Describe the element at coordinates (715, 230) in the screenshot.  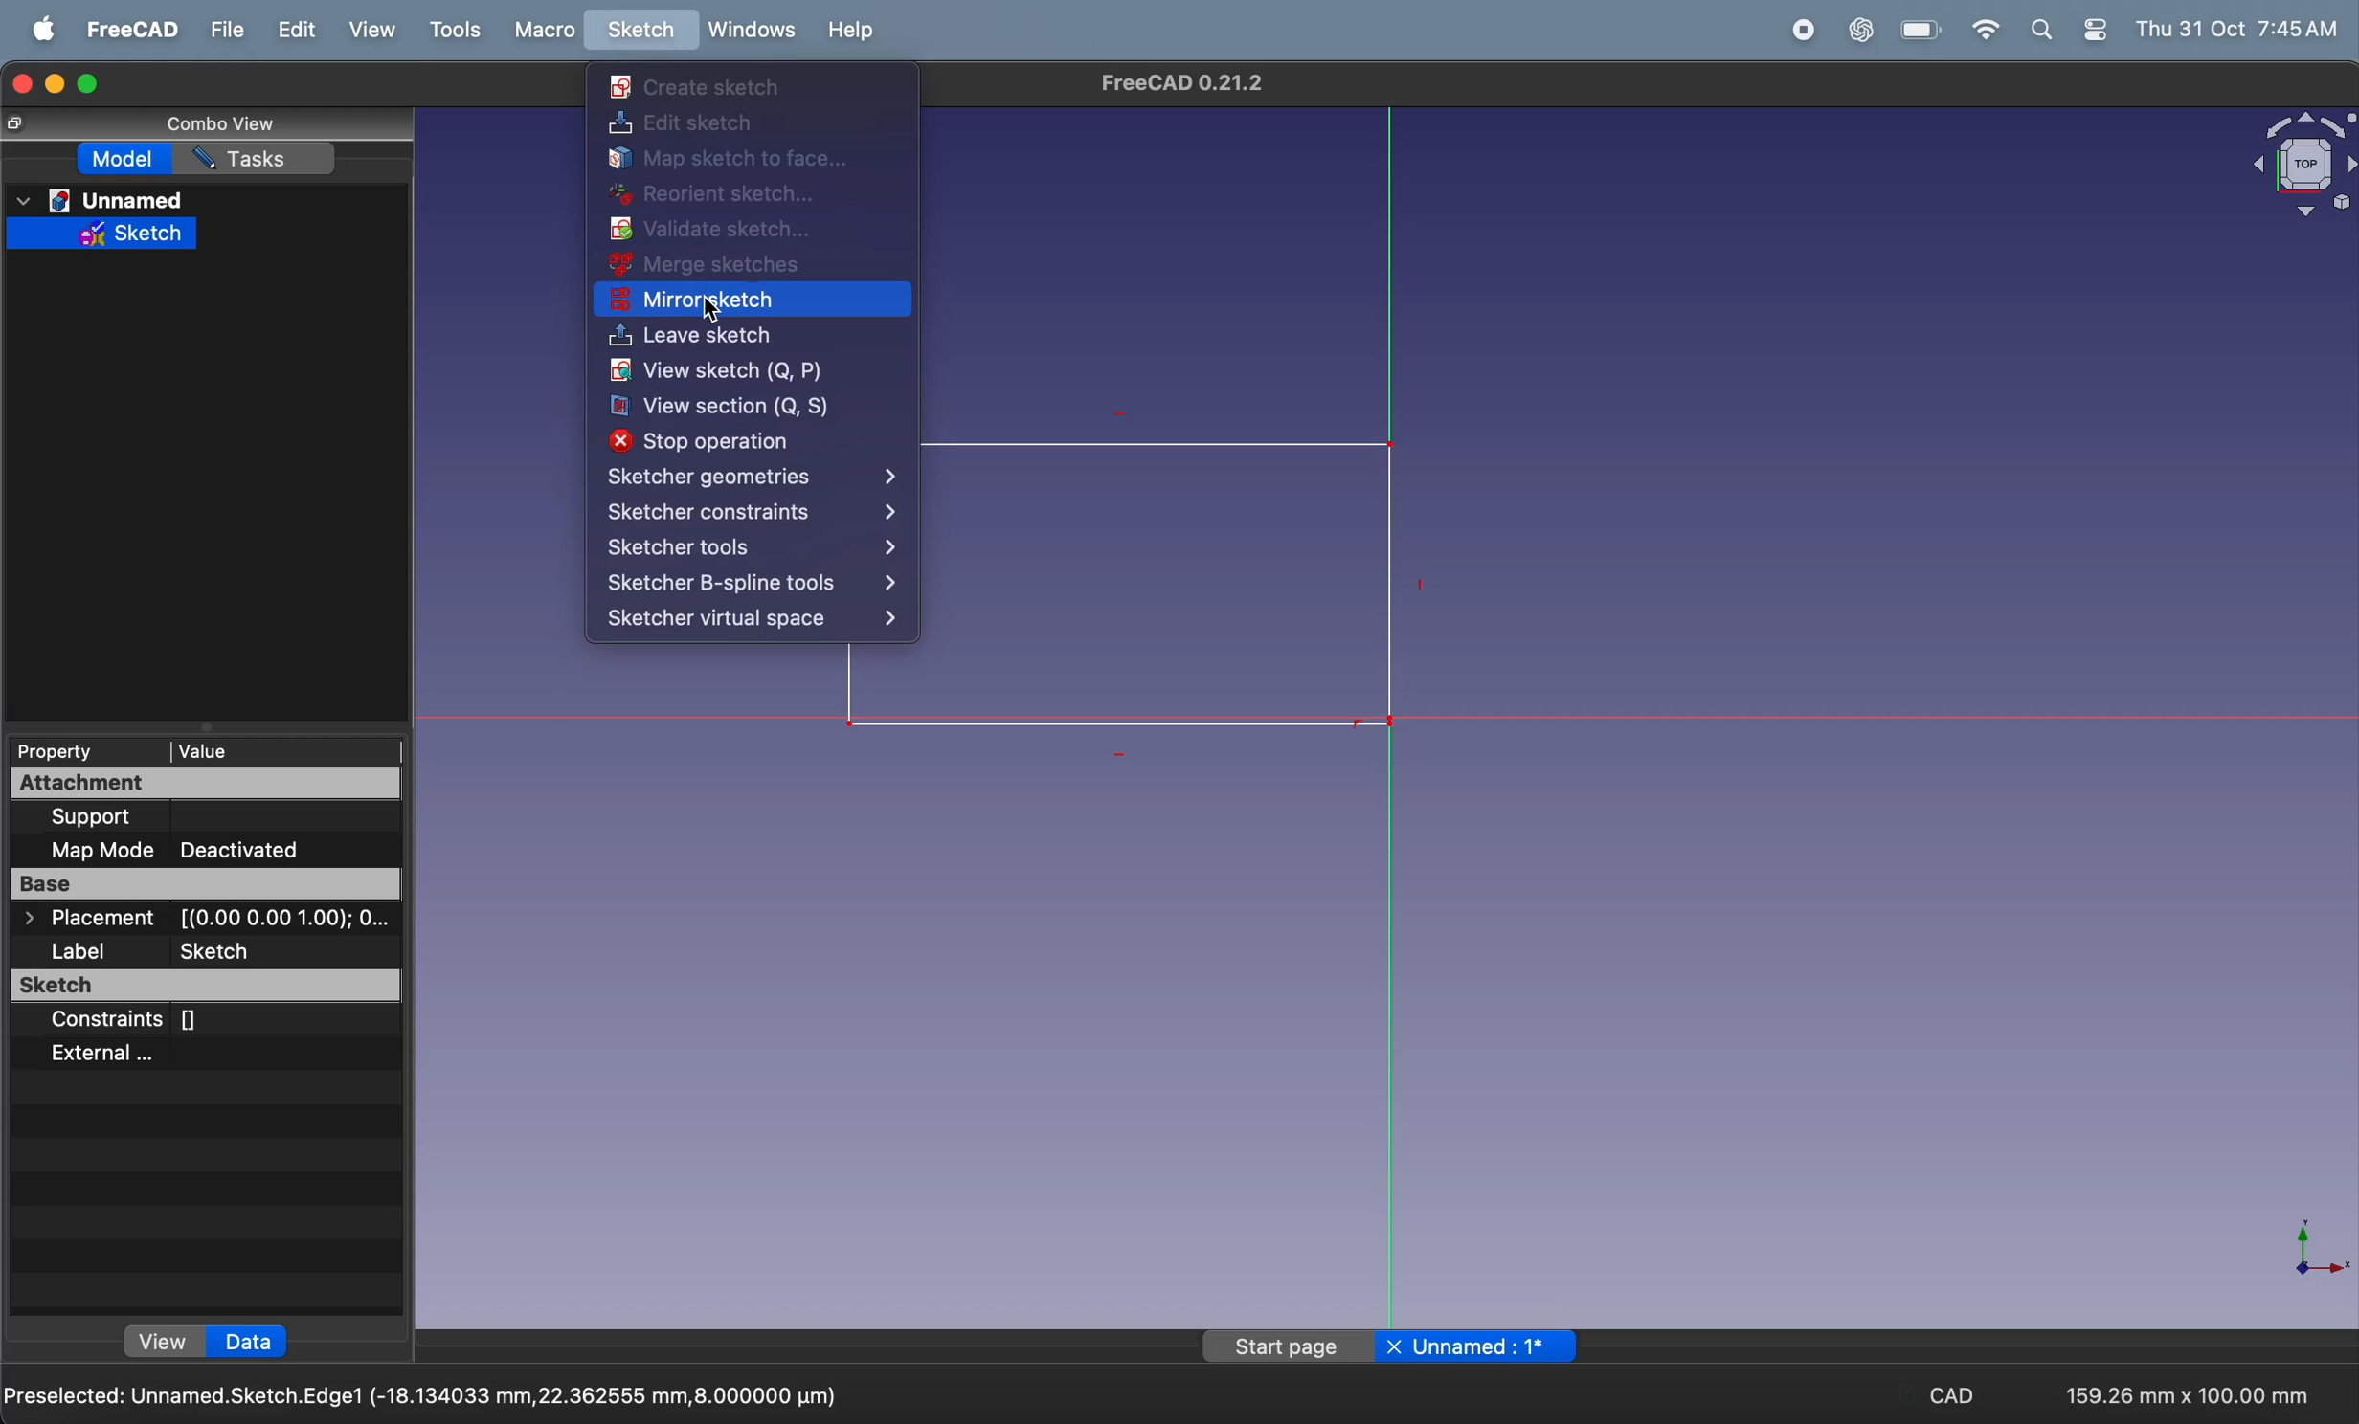
I see `validate sketch` at that location.